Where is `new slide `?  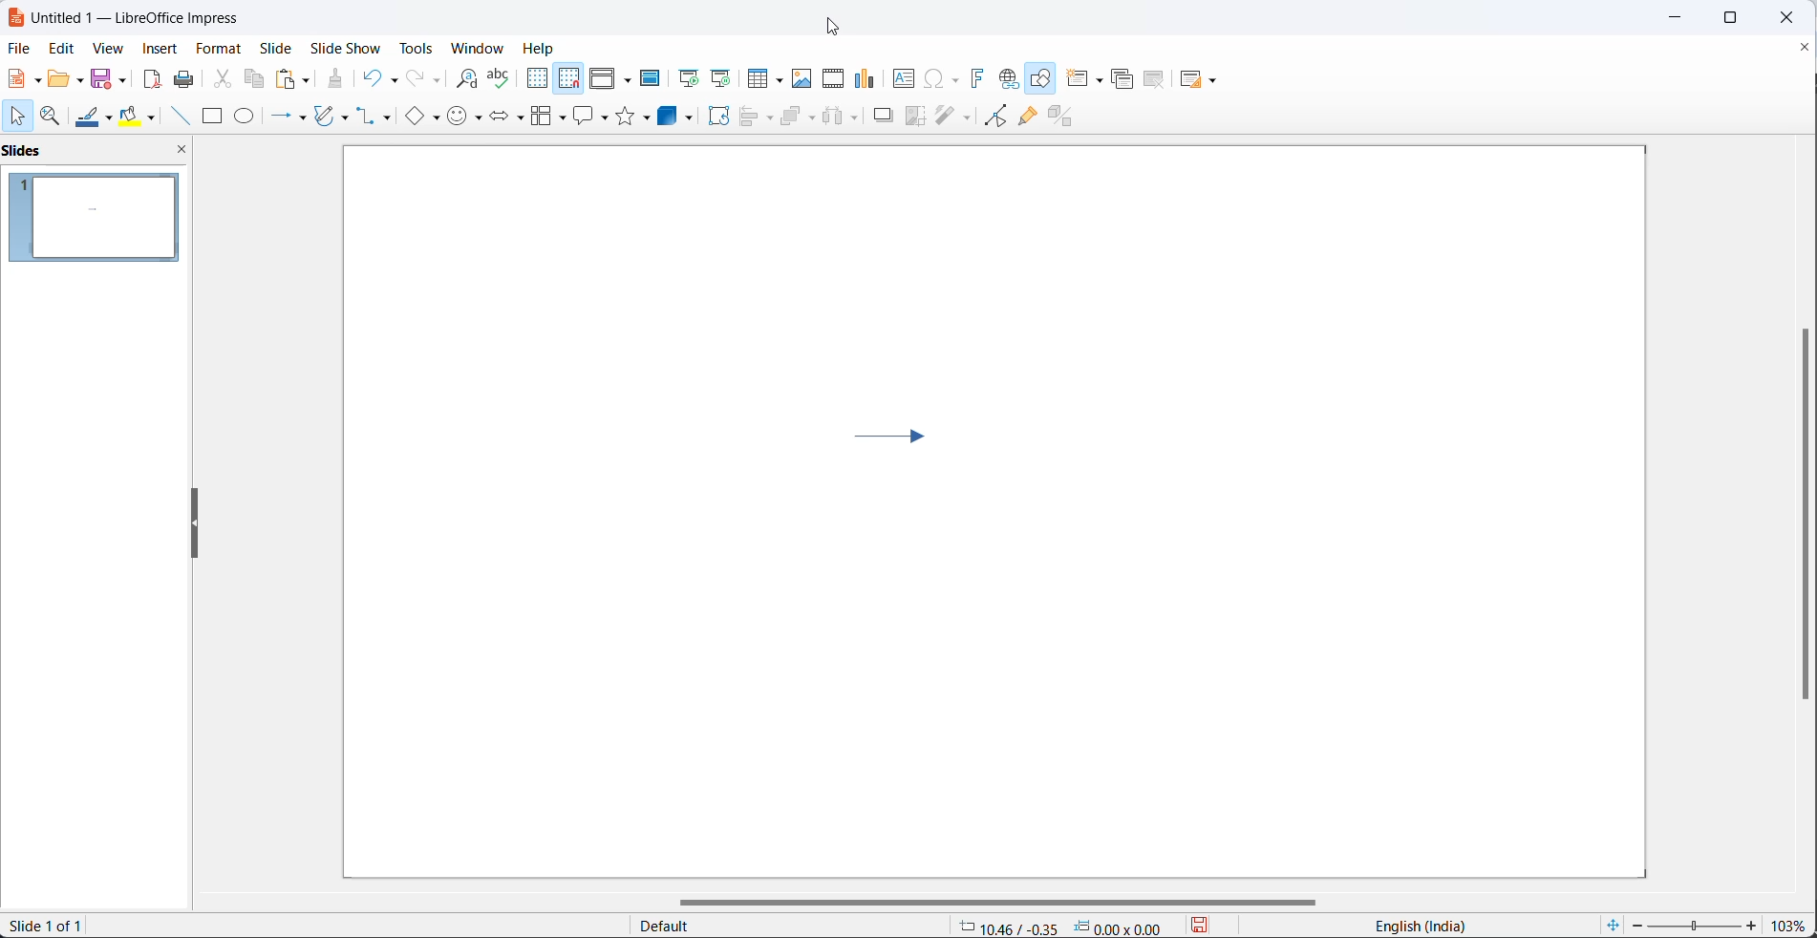
new slide  is located at coordinates (1087, 78).